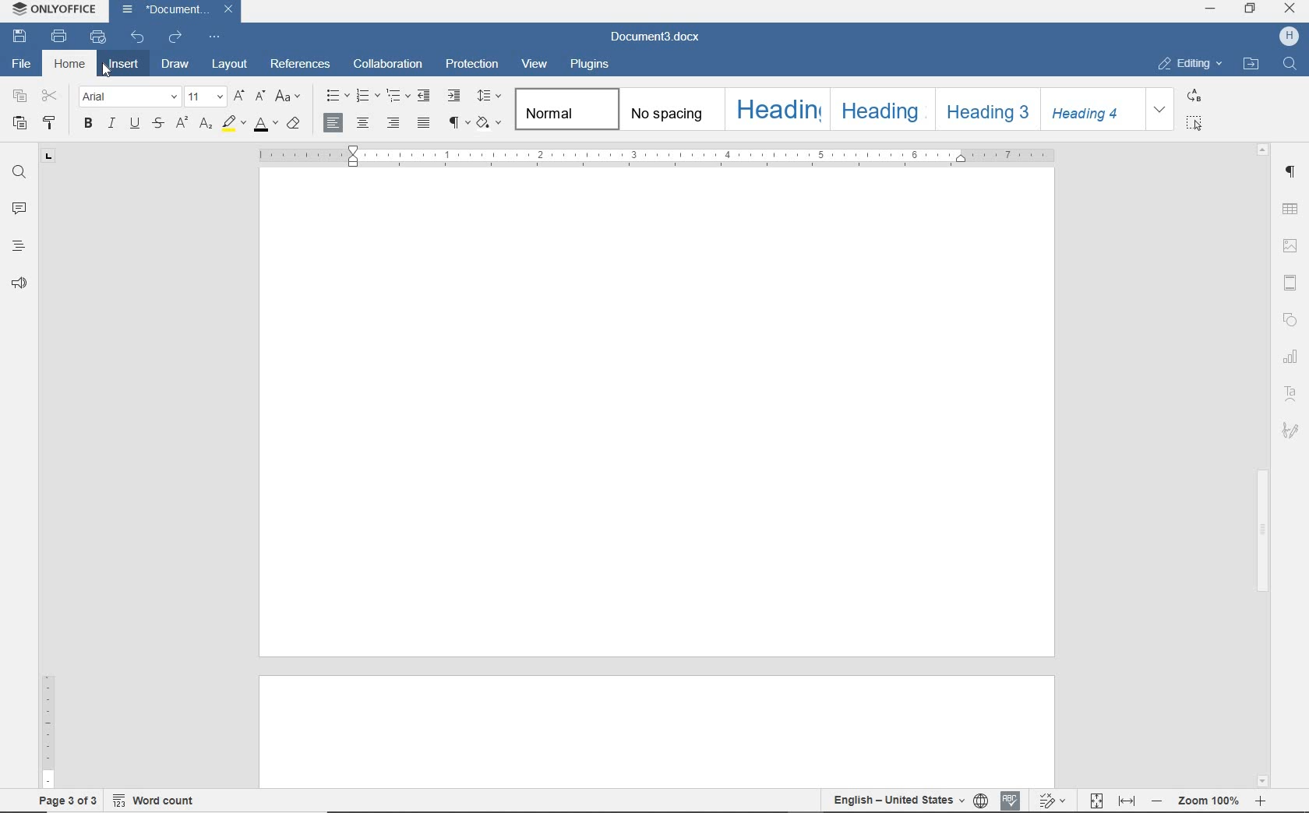 The height and width of the screenshot is (813, 1309). Describe the element at coordinates (19, 97) in the screenshot. I see `COPY` at that location.